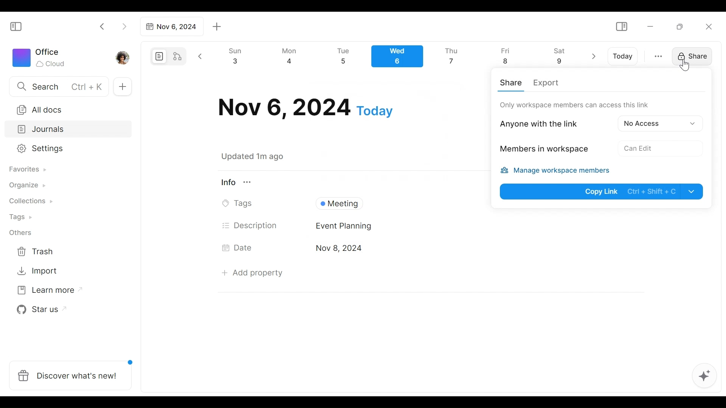 The height and width of the screenshot is (408, 726). Describe the element at coordinates (30, 202) in the screenshot. I see `Collections` at that location.